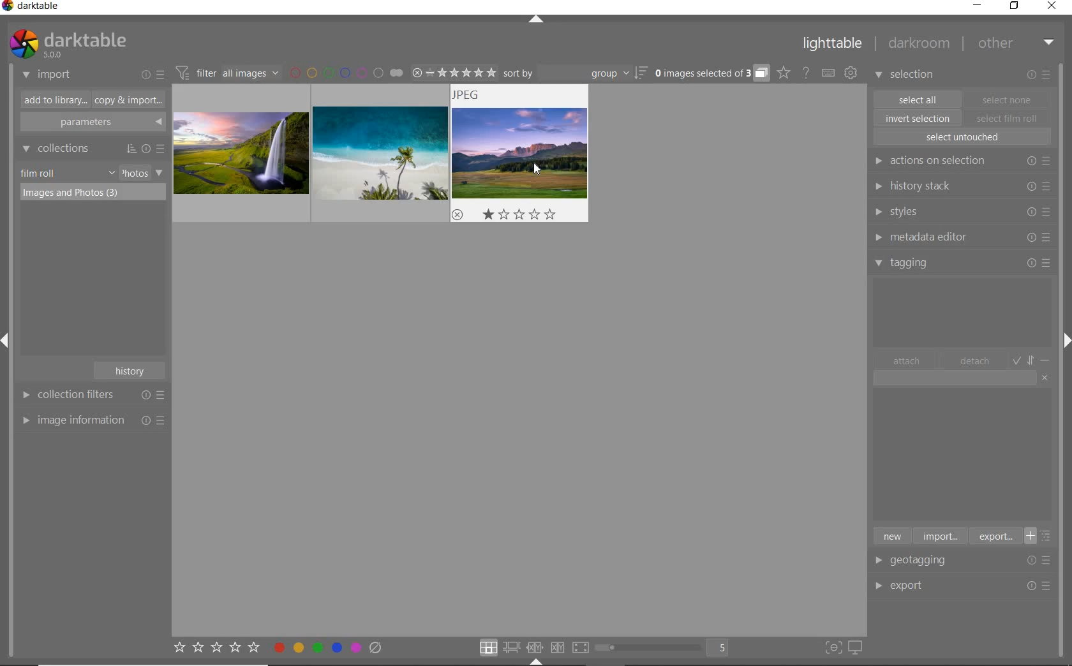 This screenshot has width=1072, height=666. Describe the element at coordinates (1016, 43) in the screenshot. I see `other` at that location.